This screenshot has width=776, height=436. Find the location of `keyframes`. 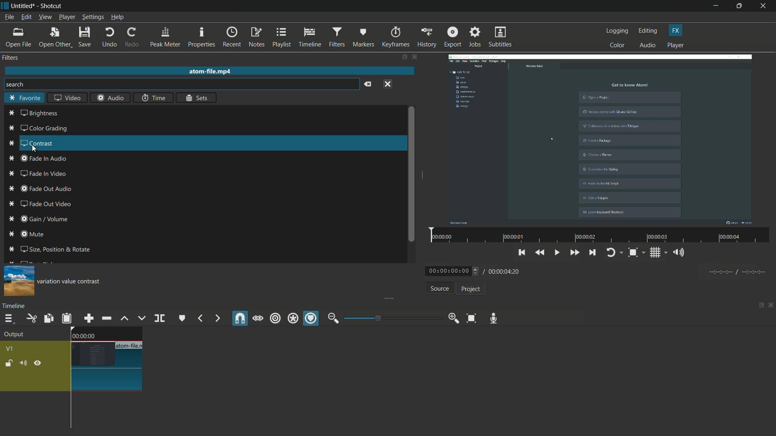

keyframes is located at coordinates (395, 37).